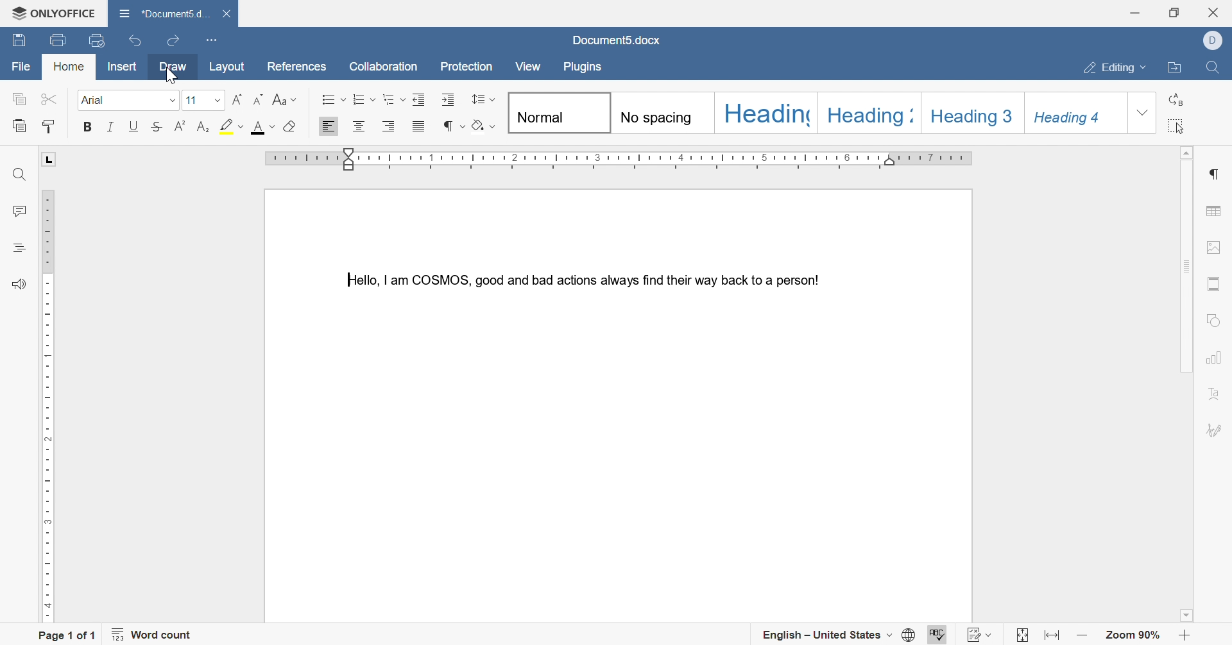 This screenshot has width=1232, height=645. I want to click on paragraph line spacing, so click(485, 101).